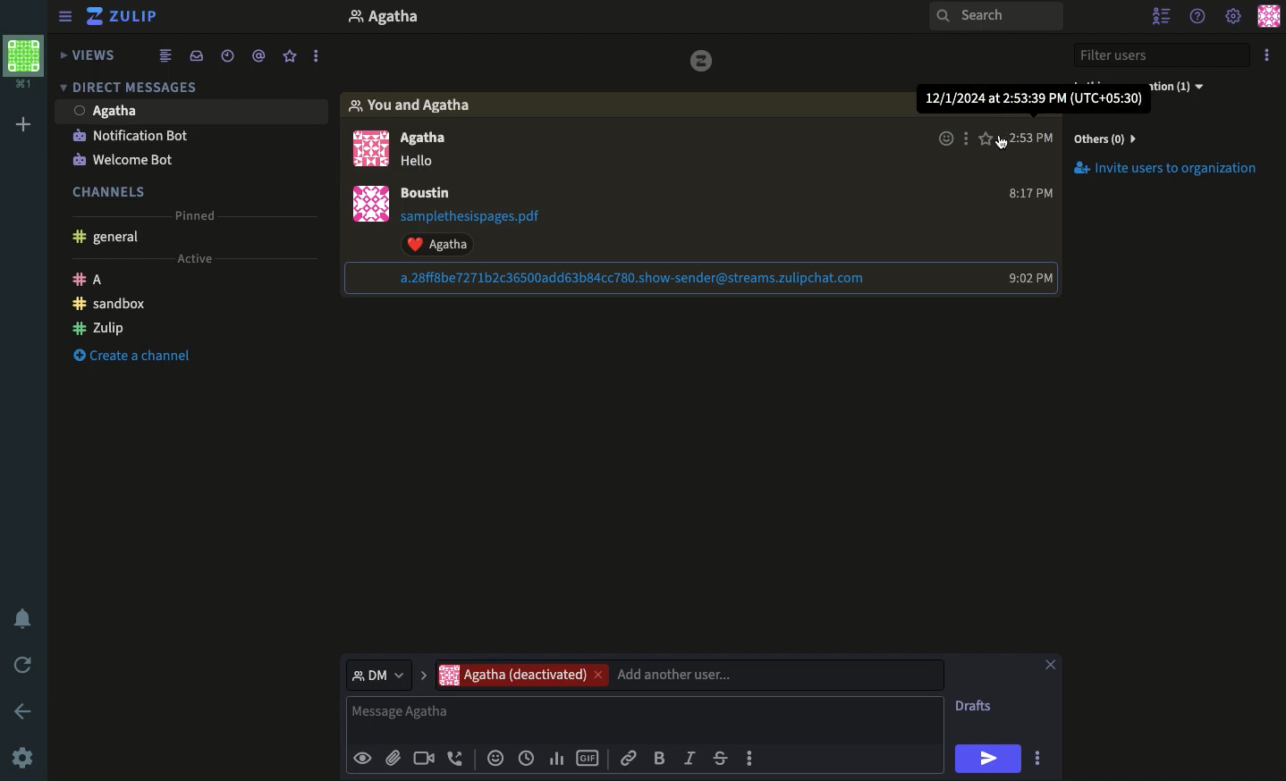 The image size is (1286, 781). Describe the element at coordinates (289, 56) in the screenshot. I see `Favorites` at that location.